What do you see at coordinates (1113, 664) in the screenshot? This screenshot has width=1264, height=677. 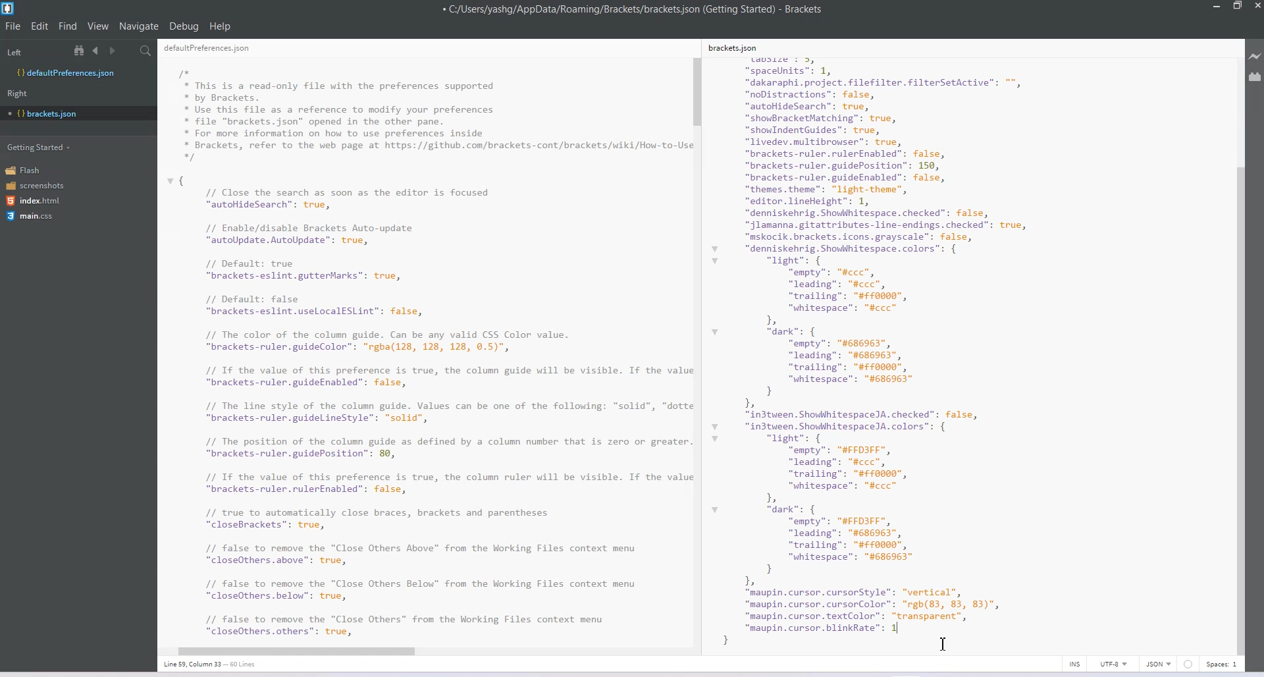 I see `UTF-8` at bounding box center [1113, 664].